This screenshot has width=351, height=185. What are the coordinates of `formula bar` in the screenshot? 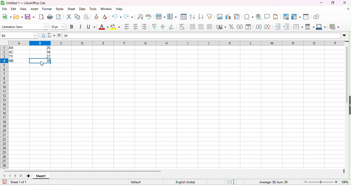 It's located at (201, 35).